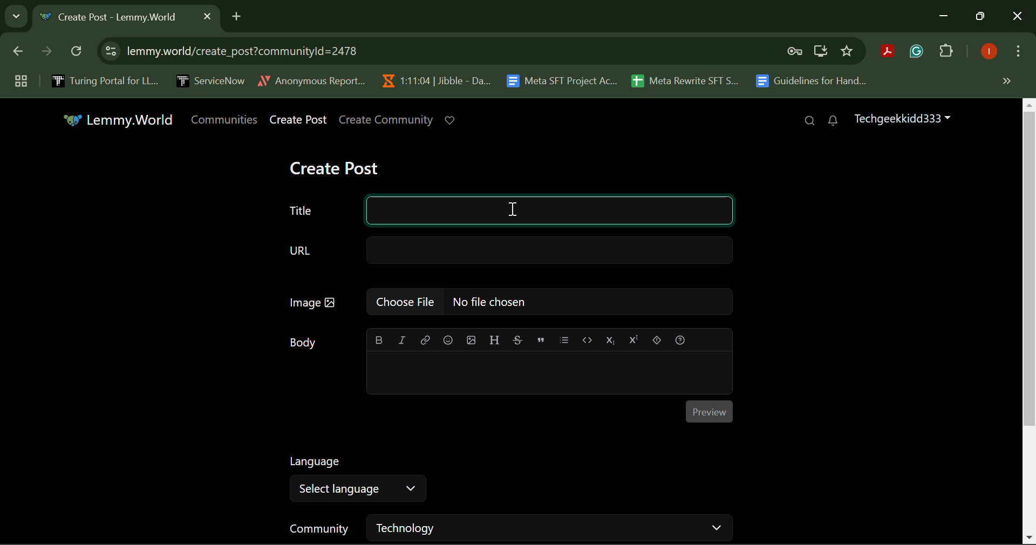  Describe the element at coordinates (472, 339) in the screenshot. I see `upload image` at that location.